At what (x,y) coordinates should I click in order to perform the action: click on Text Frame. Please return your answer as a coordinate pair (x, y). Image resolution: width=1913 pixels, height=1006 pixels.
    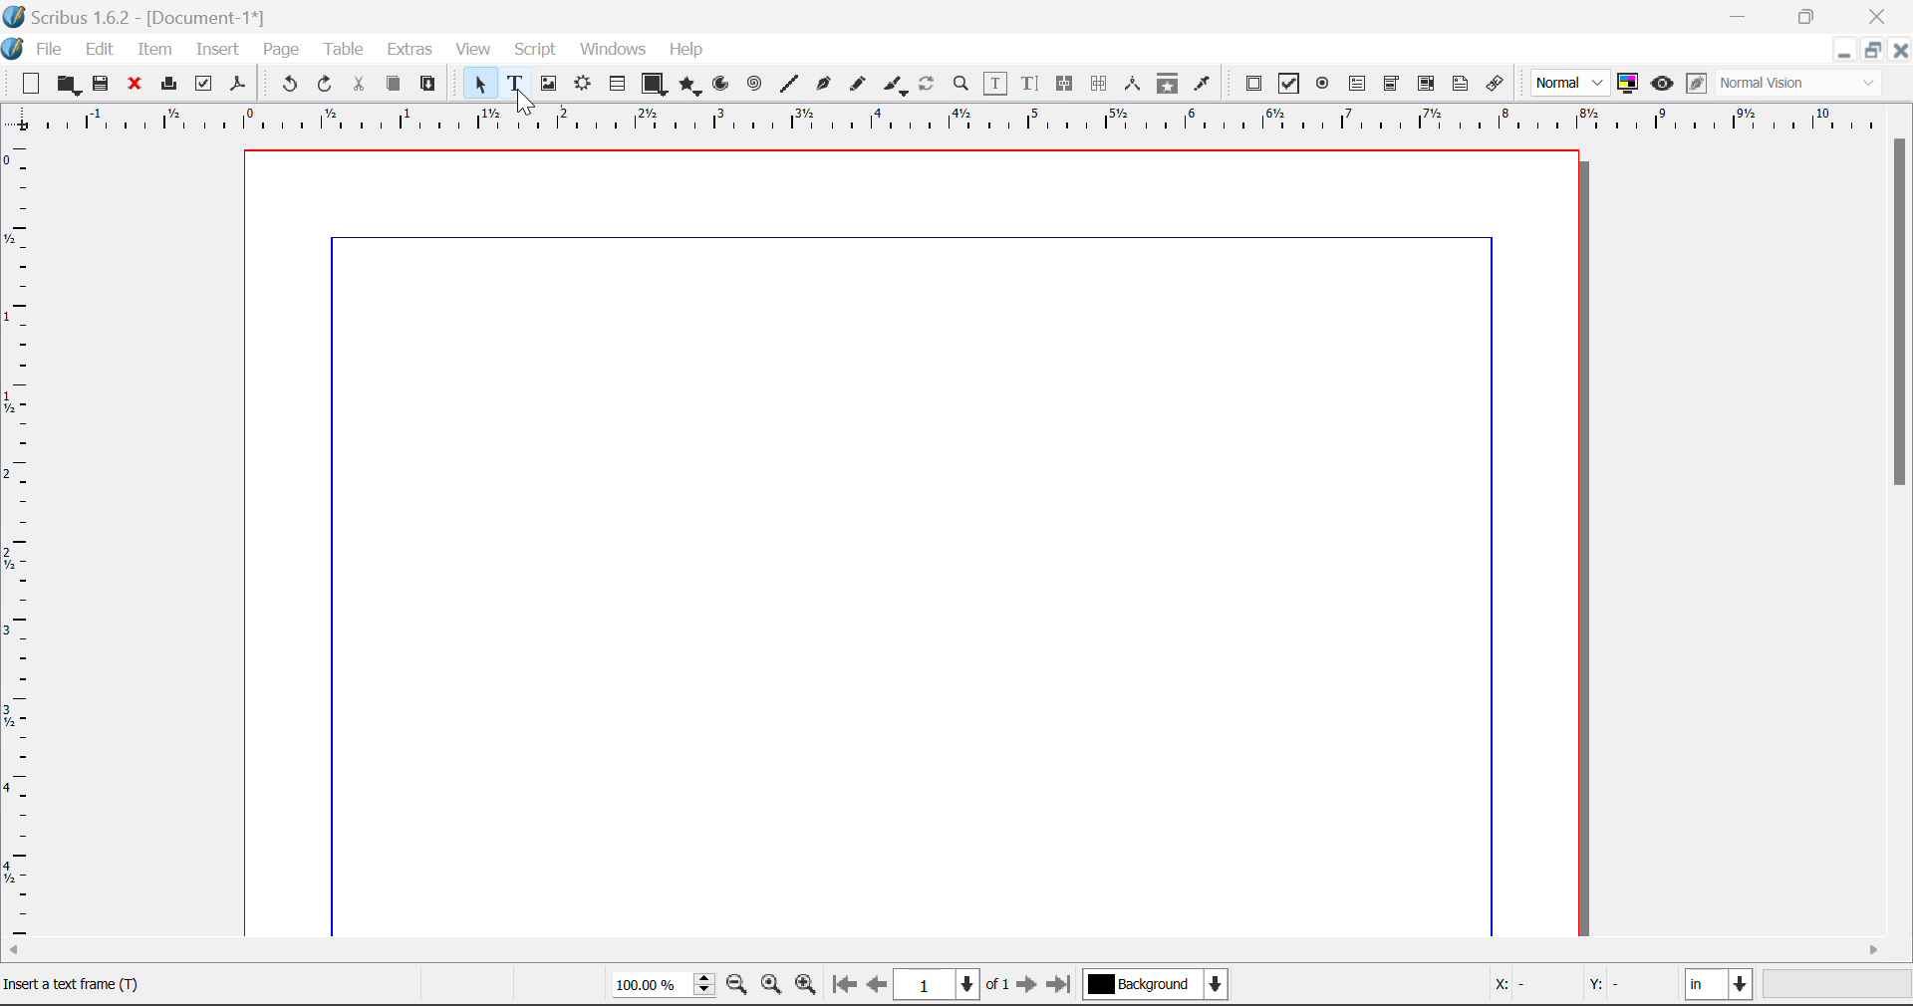
    Looking at the image, I should click on (516, 85).